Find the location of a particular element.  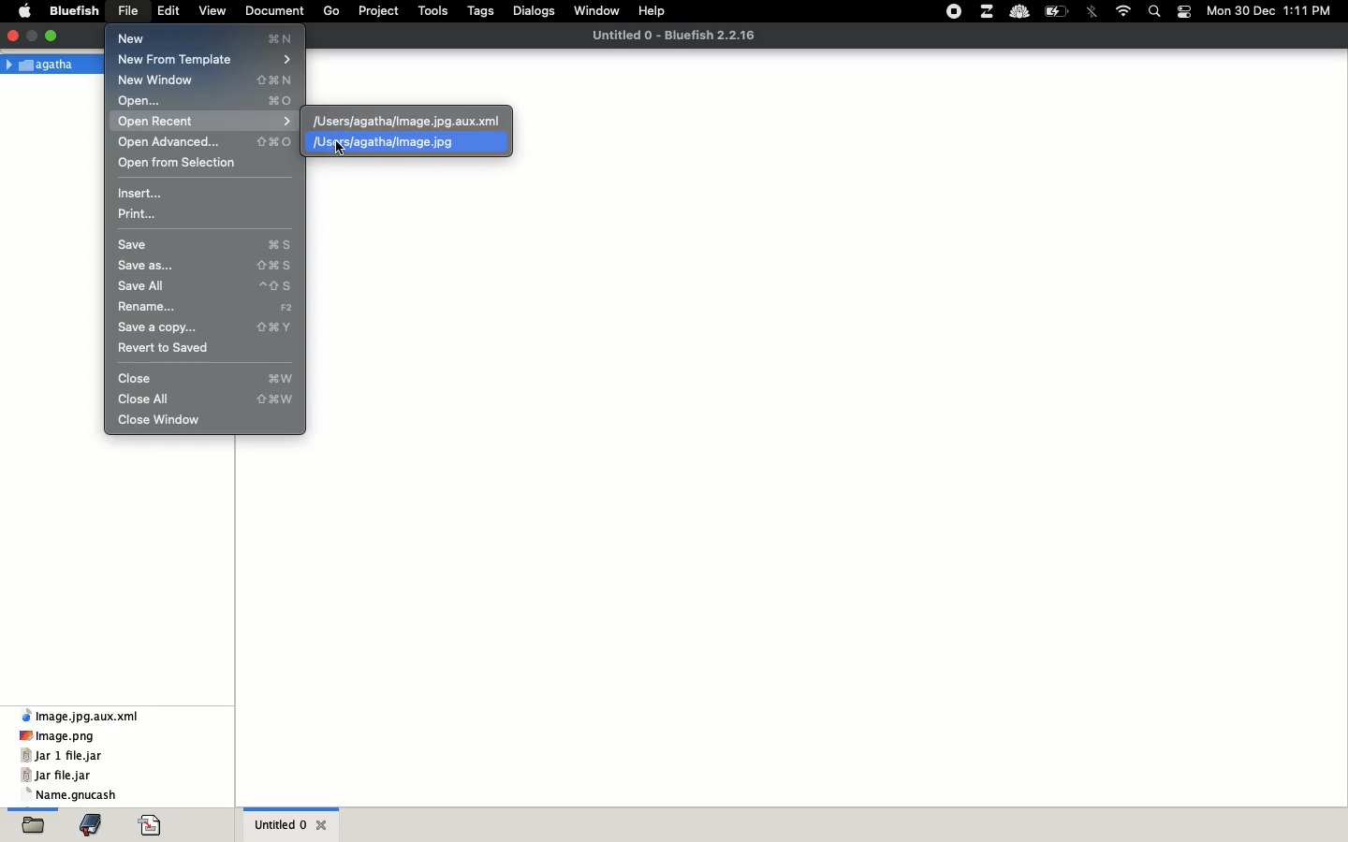

revert to saved is located at coordinates (168, 348).